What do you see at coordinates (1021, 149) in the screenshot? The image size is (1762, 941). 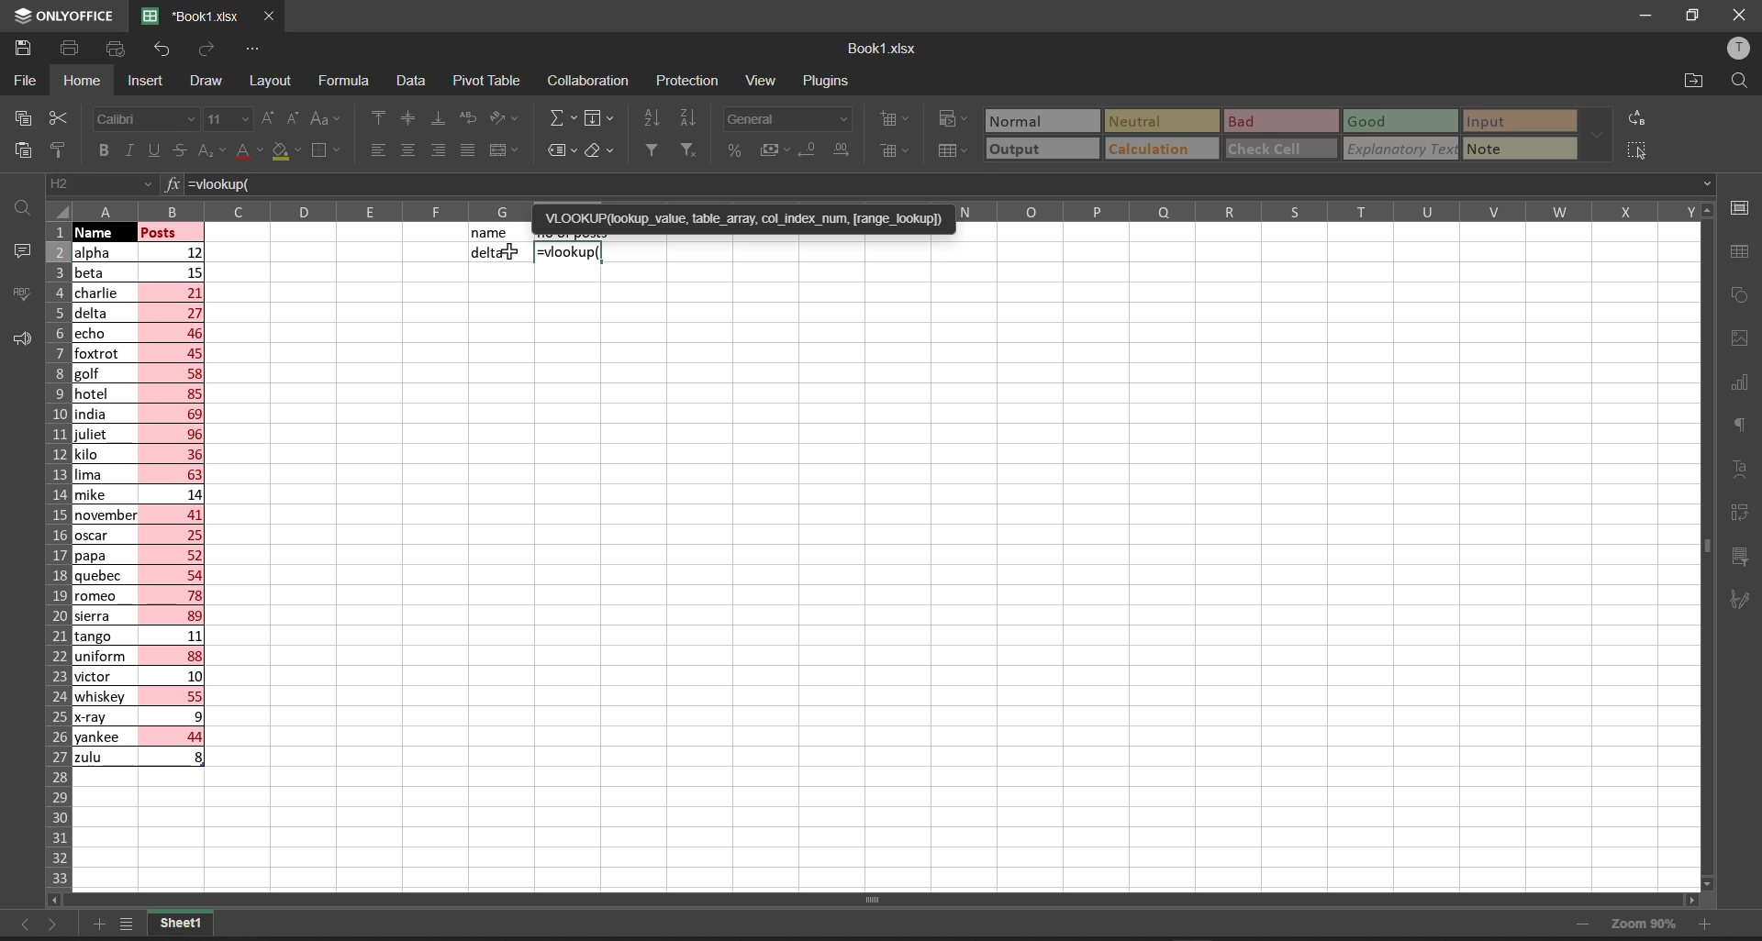 I see `output` at bounding box center [1021, 149].